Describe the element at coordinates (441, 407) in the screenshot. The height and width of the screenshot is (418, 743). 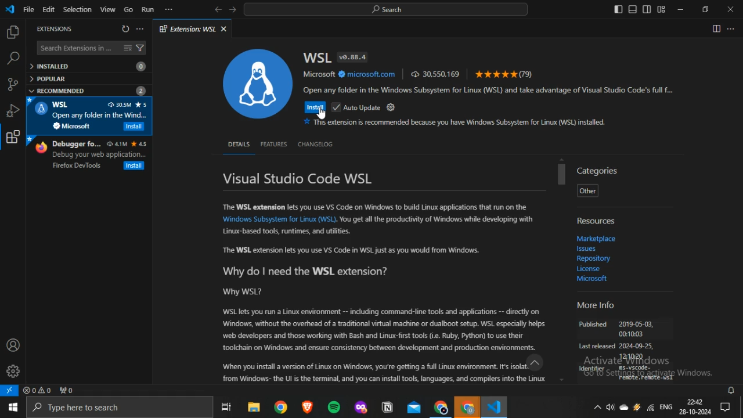
I see `Google Chrome` at that location.